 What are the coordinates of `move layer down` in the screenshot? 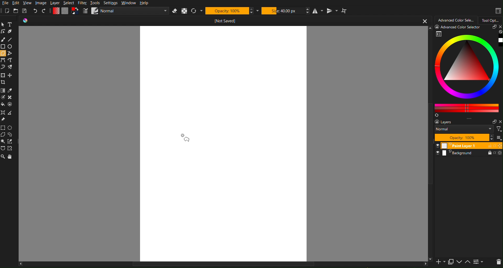 It's located at (459, 262).